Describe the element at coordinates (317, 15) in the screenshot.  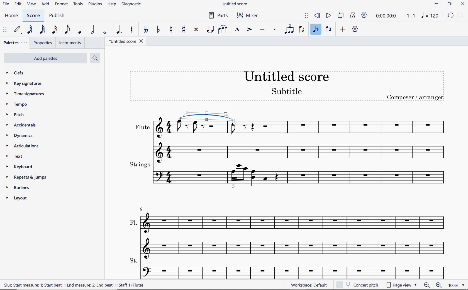
I see `REWIND` at that location.